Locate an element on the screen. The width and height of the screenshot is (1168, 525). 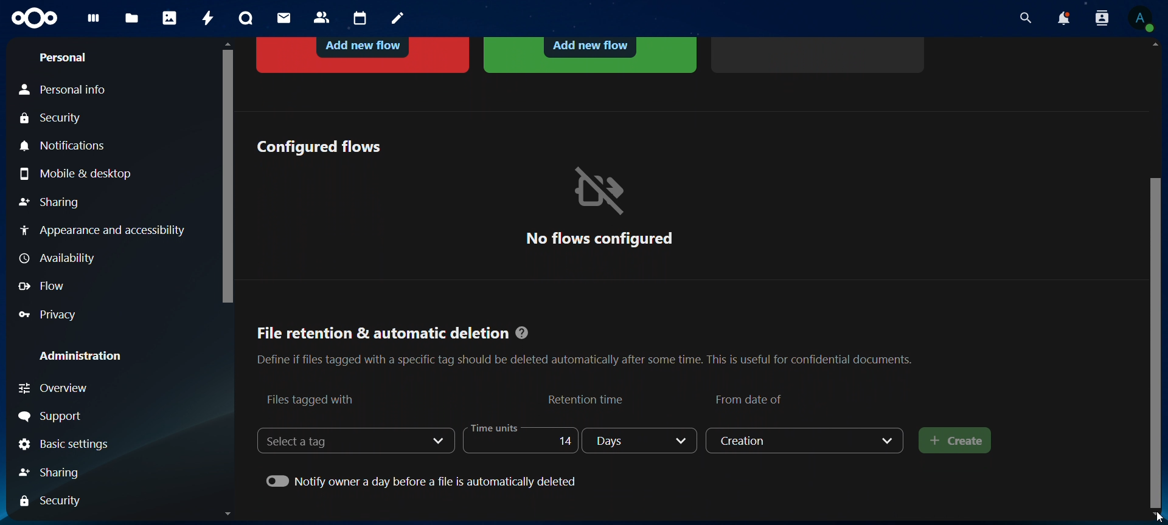
security is located at coordinates (54, 119).